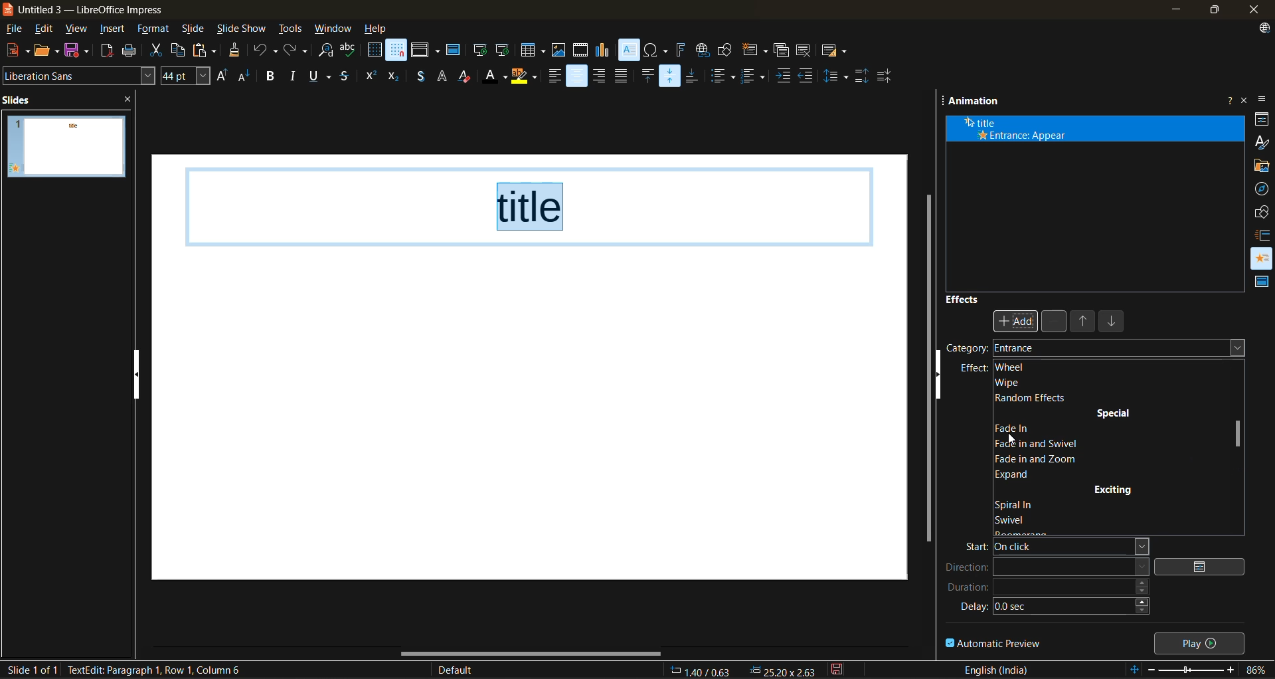 The width and height of the screenshot is (1275, 679). I want to click on increase font size, so click(222, 76).